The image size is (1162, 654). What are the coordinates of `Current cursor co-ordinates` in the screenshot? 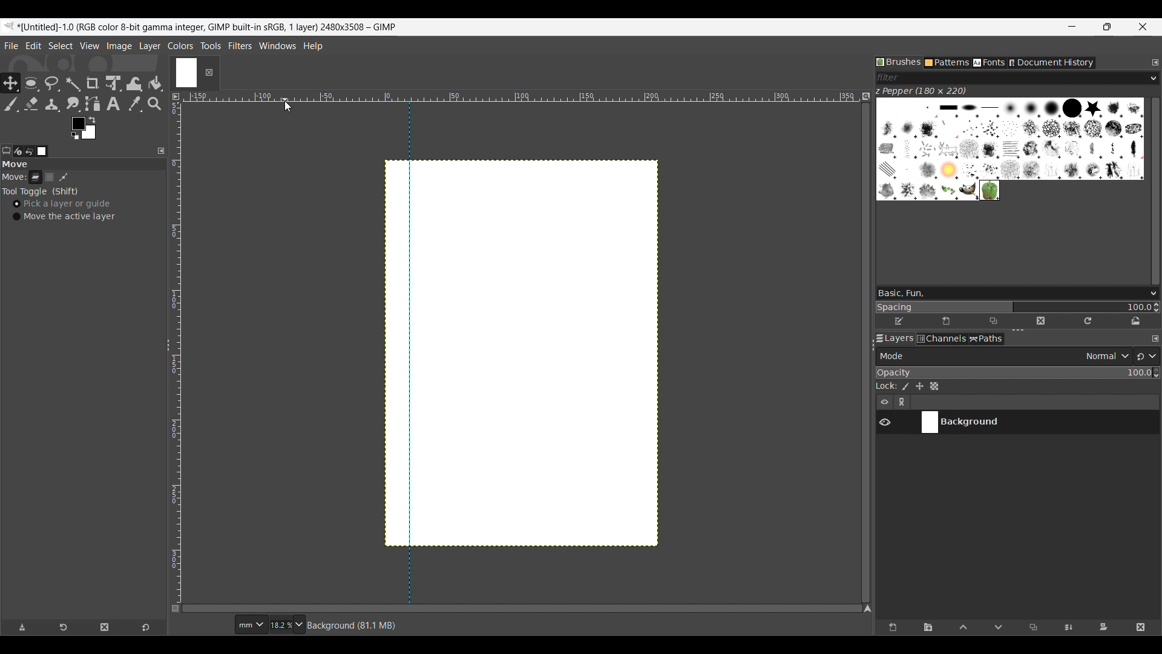 It's located at (202, 625).